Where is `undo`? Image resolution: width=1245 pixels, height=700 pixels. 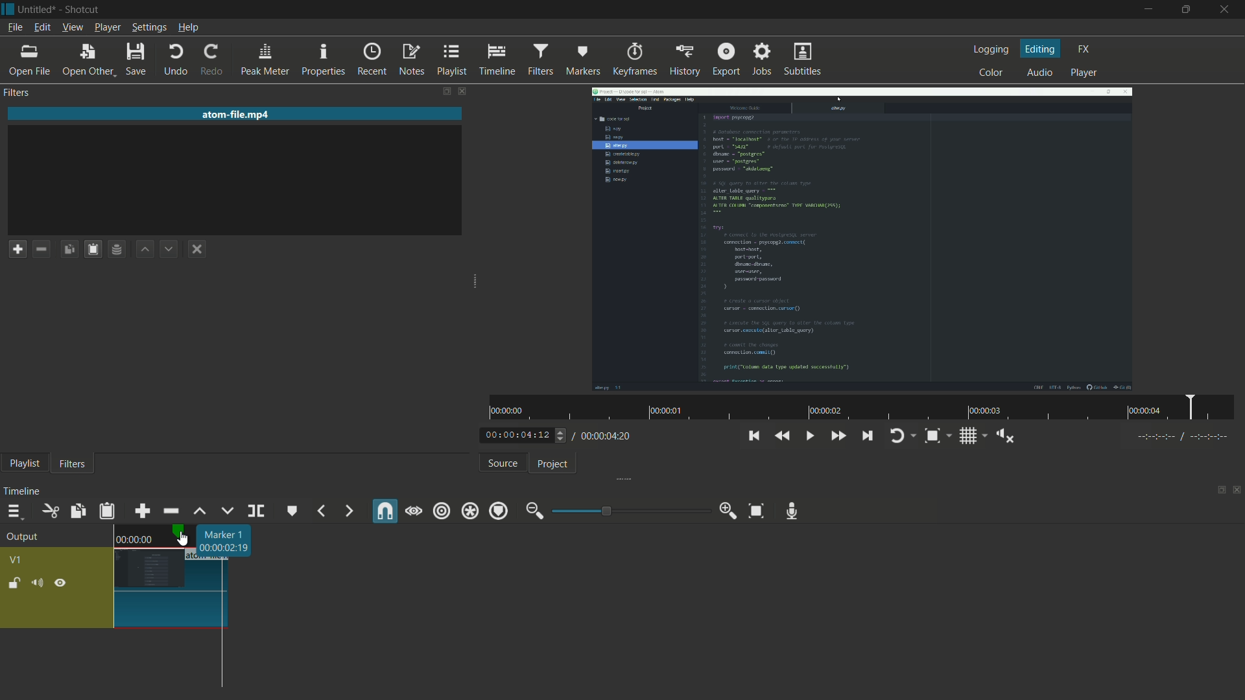
undo is located at coordinates (176, 60).